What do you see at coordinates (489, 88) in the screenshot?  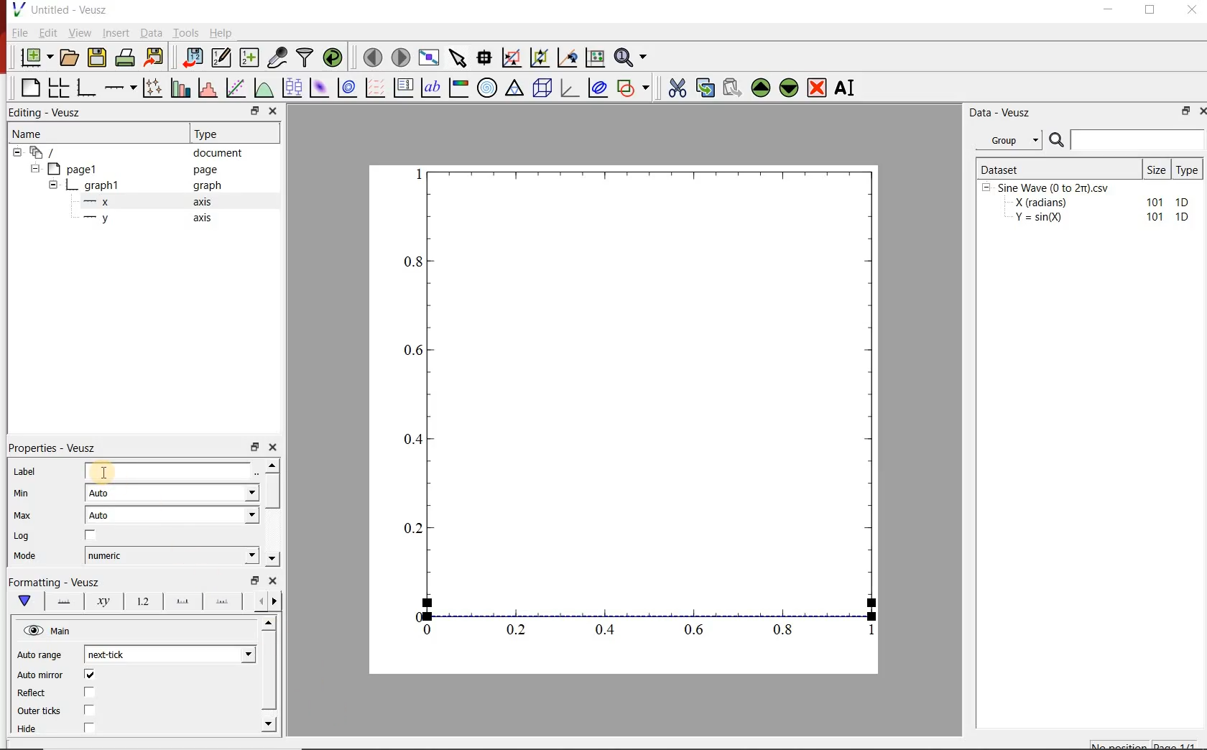 I see `Polar graph` at bounding box center [489, 88].